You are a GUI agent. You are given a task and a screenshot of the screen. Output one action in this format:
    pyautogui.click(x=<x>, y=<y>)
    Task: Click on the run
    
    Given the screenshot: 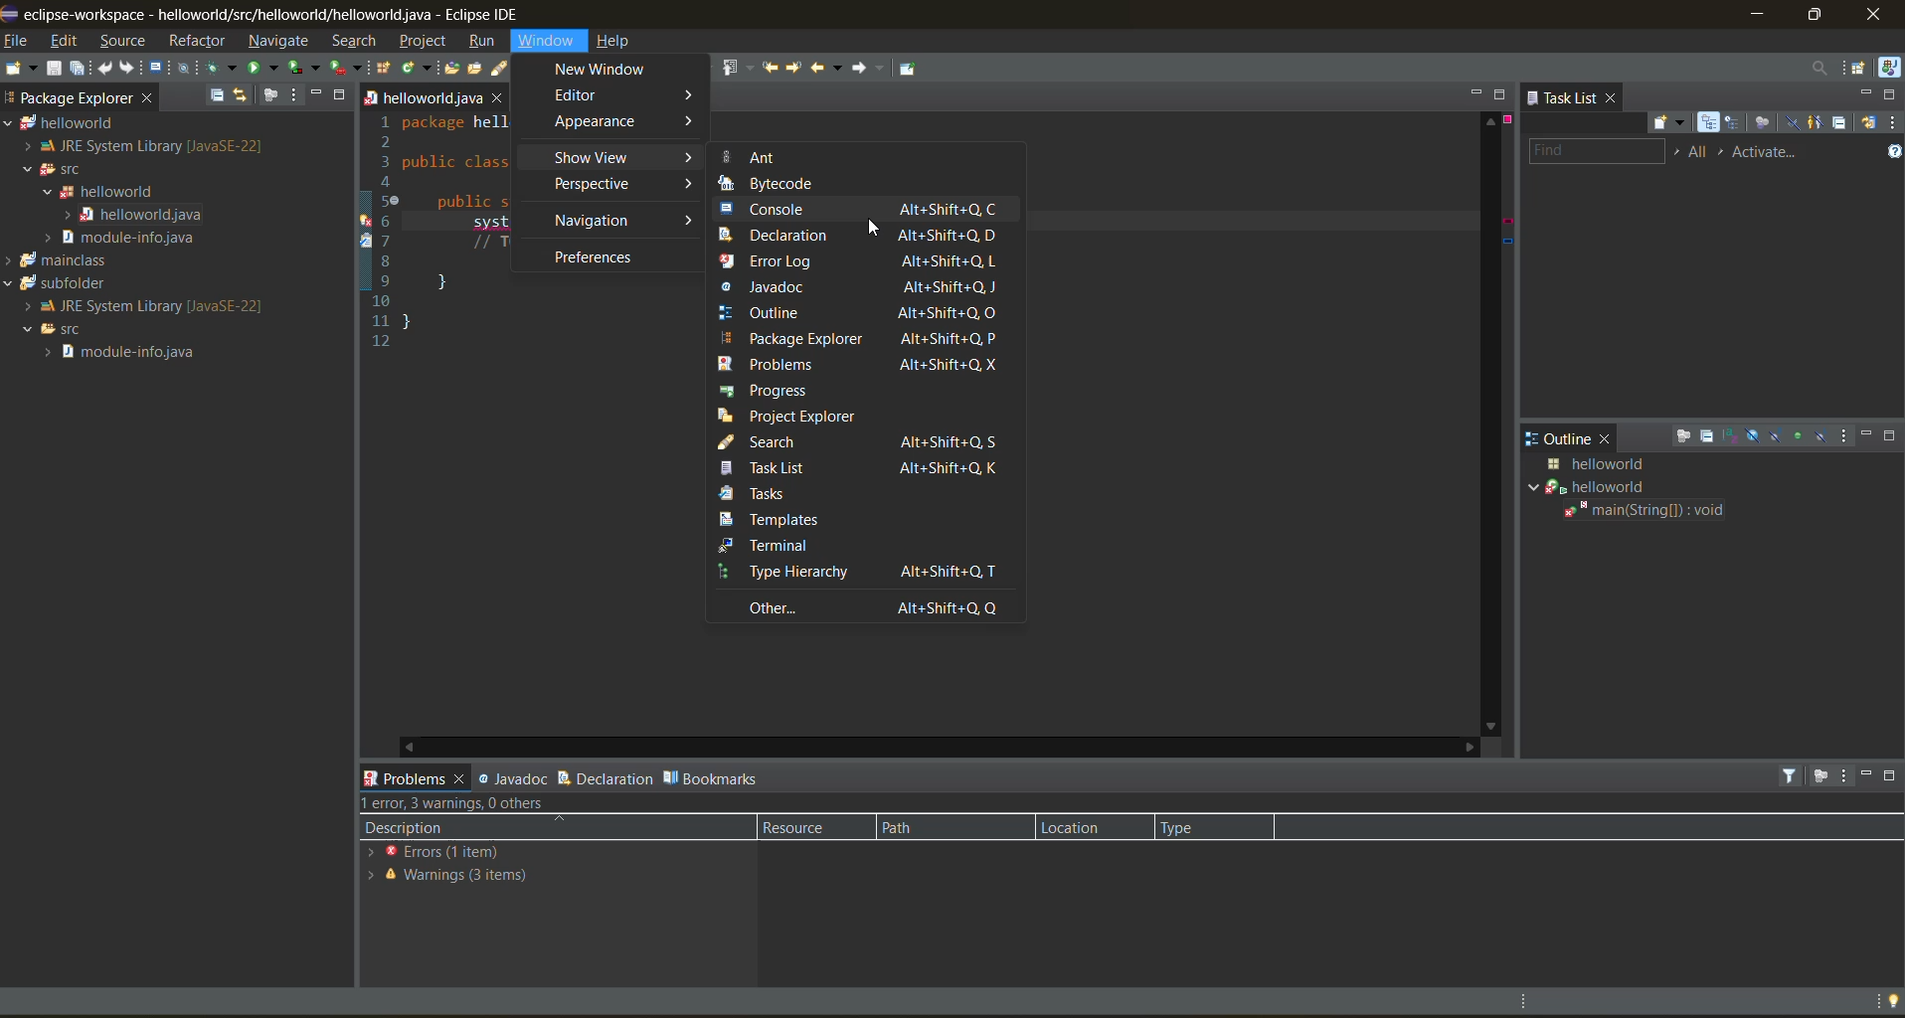 What is the action you would take?
    pyautogui.click(x=264, y=68)
    